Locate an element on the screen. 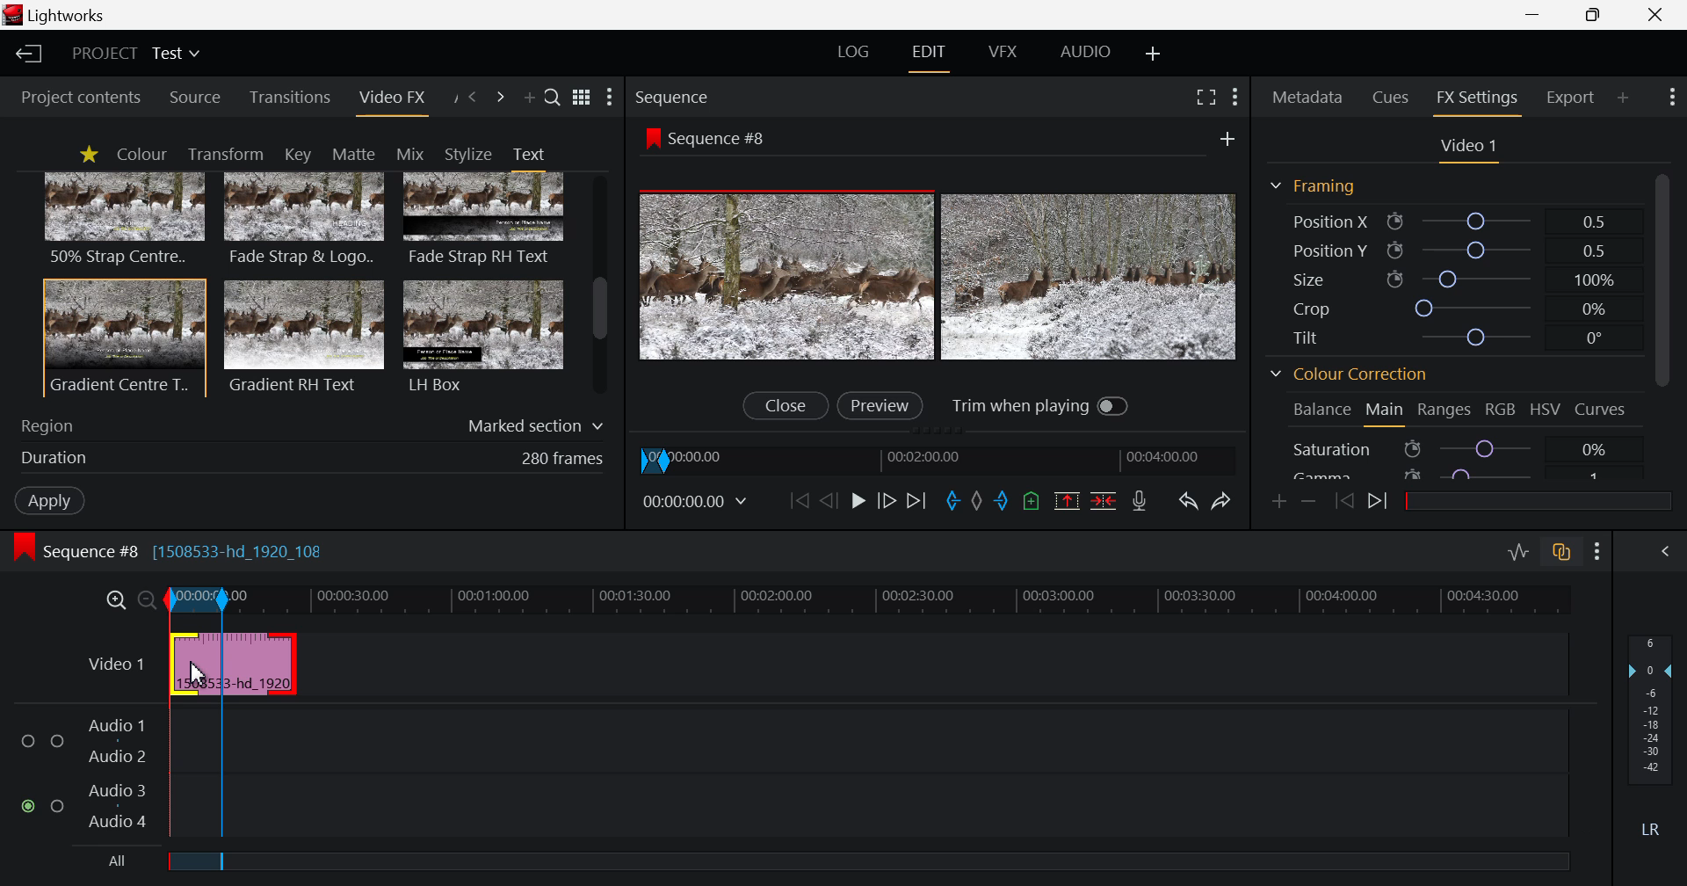 The width and height of the screenshot is (1687, 886). Export is located at coordinates (1571, 95).